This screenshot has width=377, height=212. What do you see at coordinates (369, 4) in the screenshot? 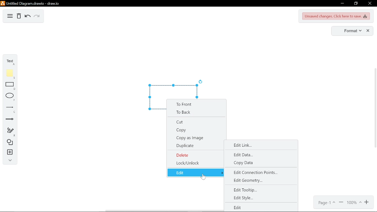
I see `close` at bounding box center [369, 4].